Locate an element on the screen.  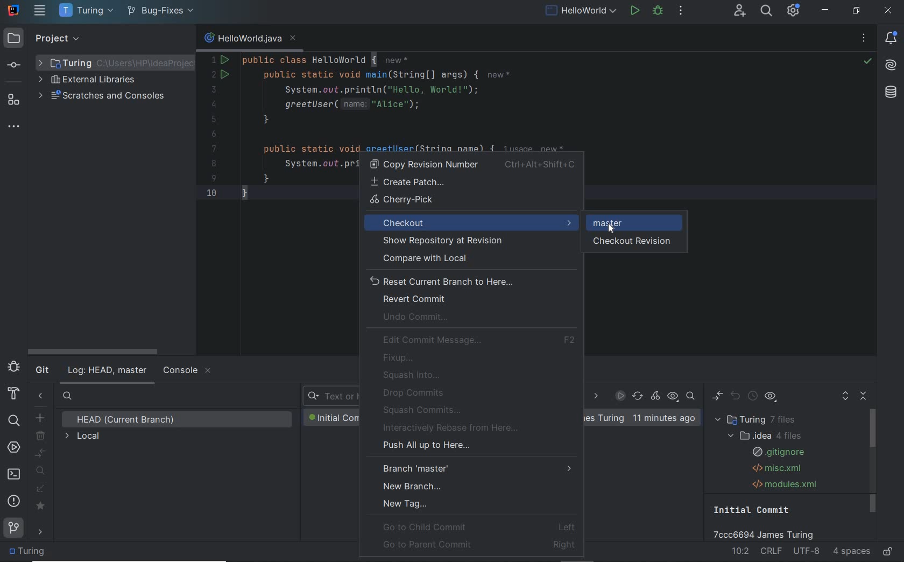
undo commit is located at coordinates (420, 318).